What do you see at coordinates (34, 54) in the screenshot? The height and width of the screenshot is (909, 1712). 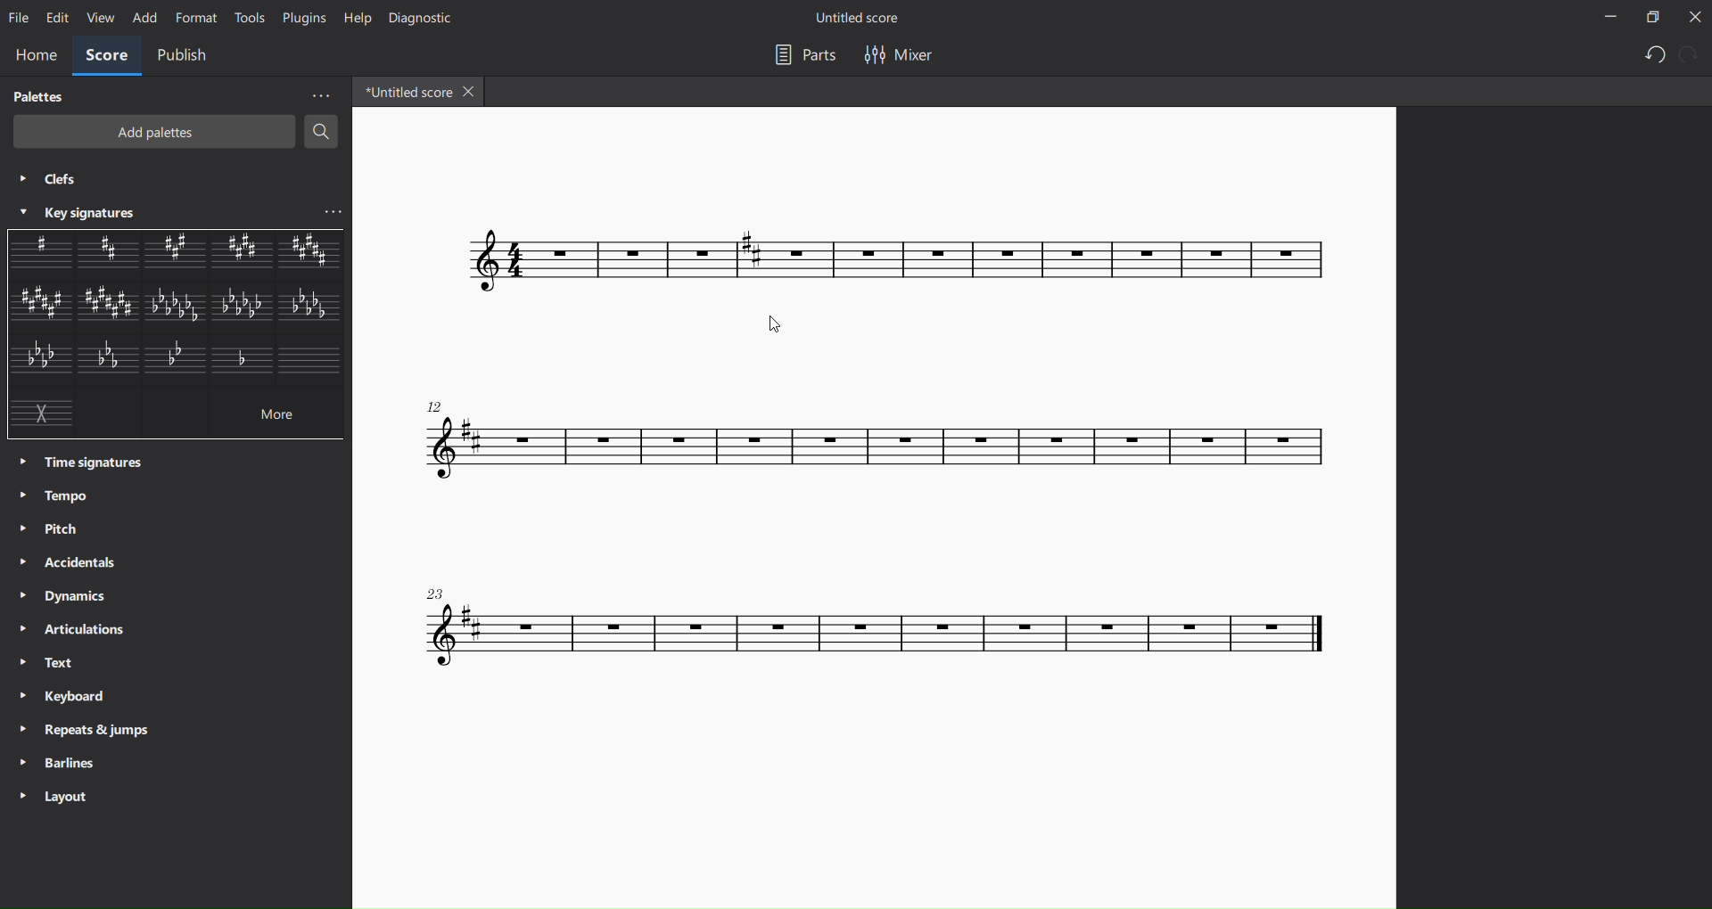 I see `home` at bounding box center [34, 54].